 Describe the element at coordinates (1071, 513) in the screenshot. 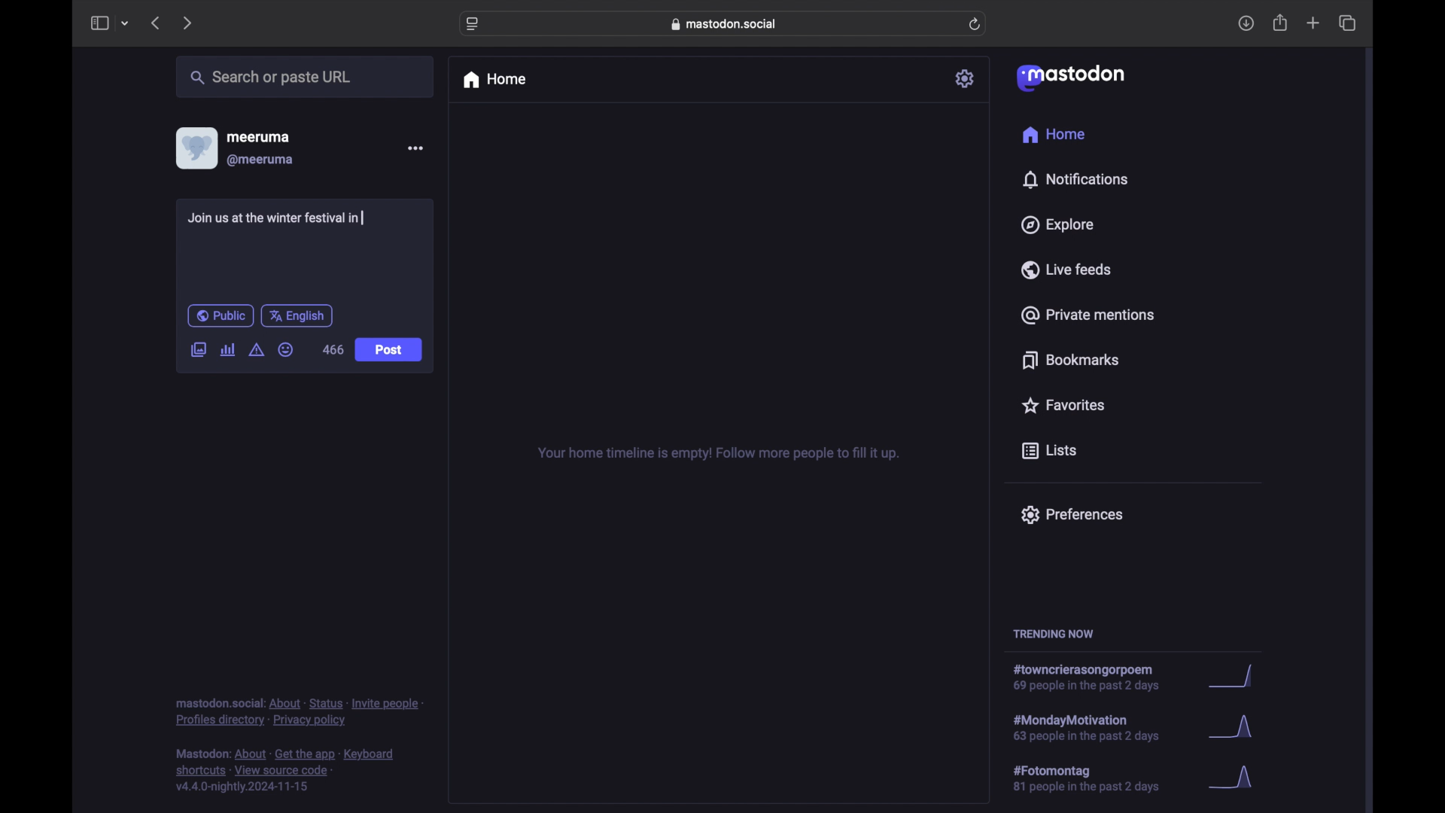

I see `preferences` at that location.